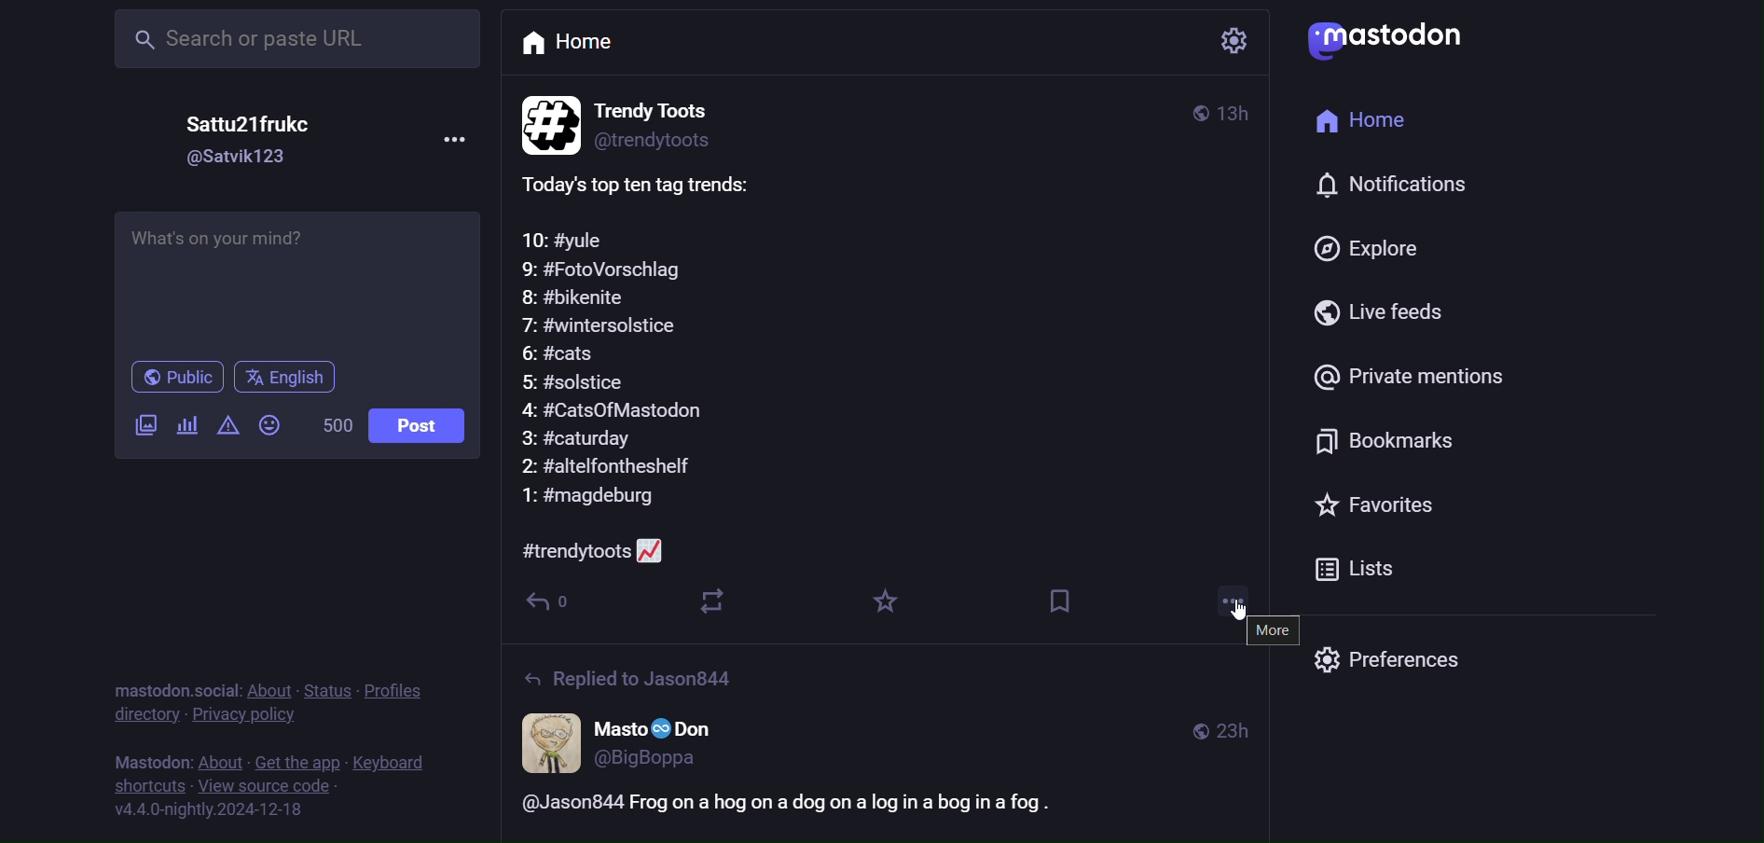 Image resolution: width=1764 pixels, height=843 pixels. Describe the element at coordinates (137, 427) in the screenshot. I see `add a image` at that location.